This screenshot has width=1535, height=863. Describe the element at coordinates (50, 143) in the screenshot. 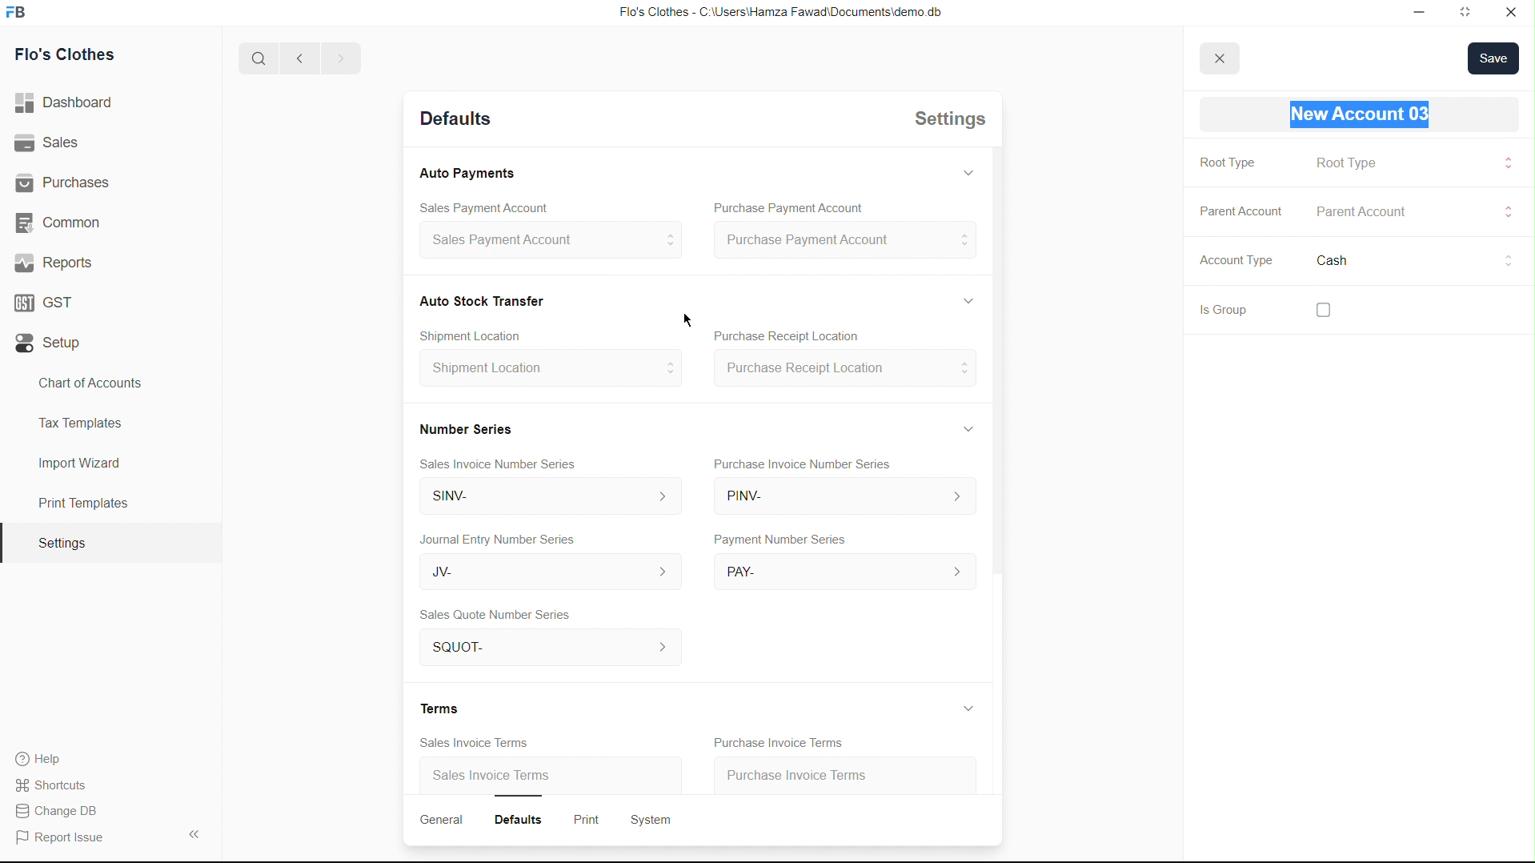

I see `Sales` at that location.